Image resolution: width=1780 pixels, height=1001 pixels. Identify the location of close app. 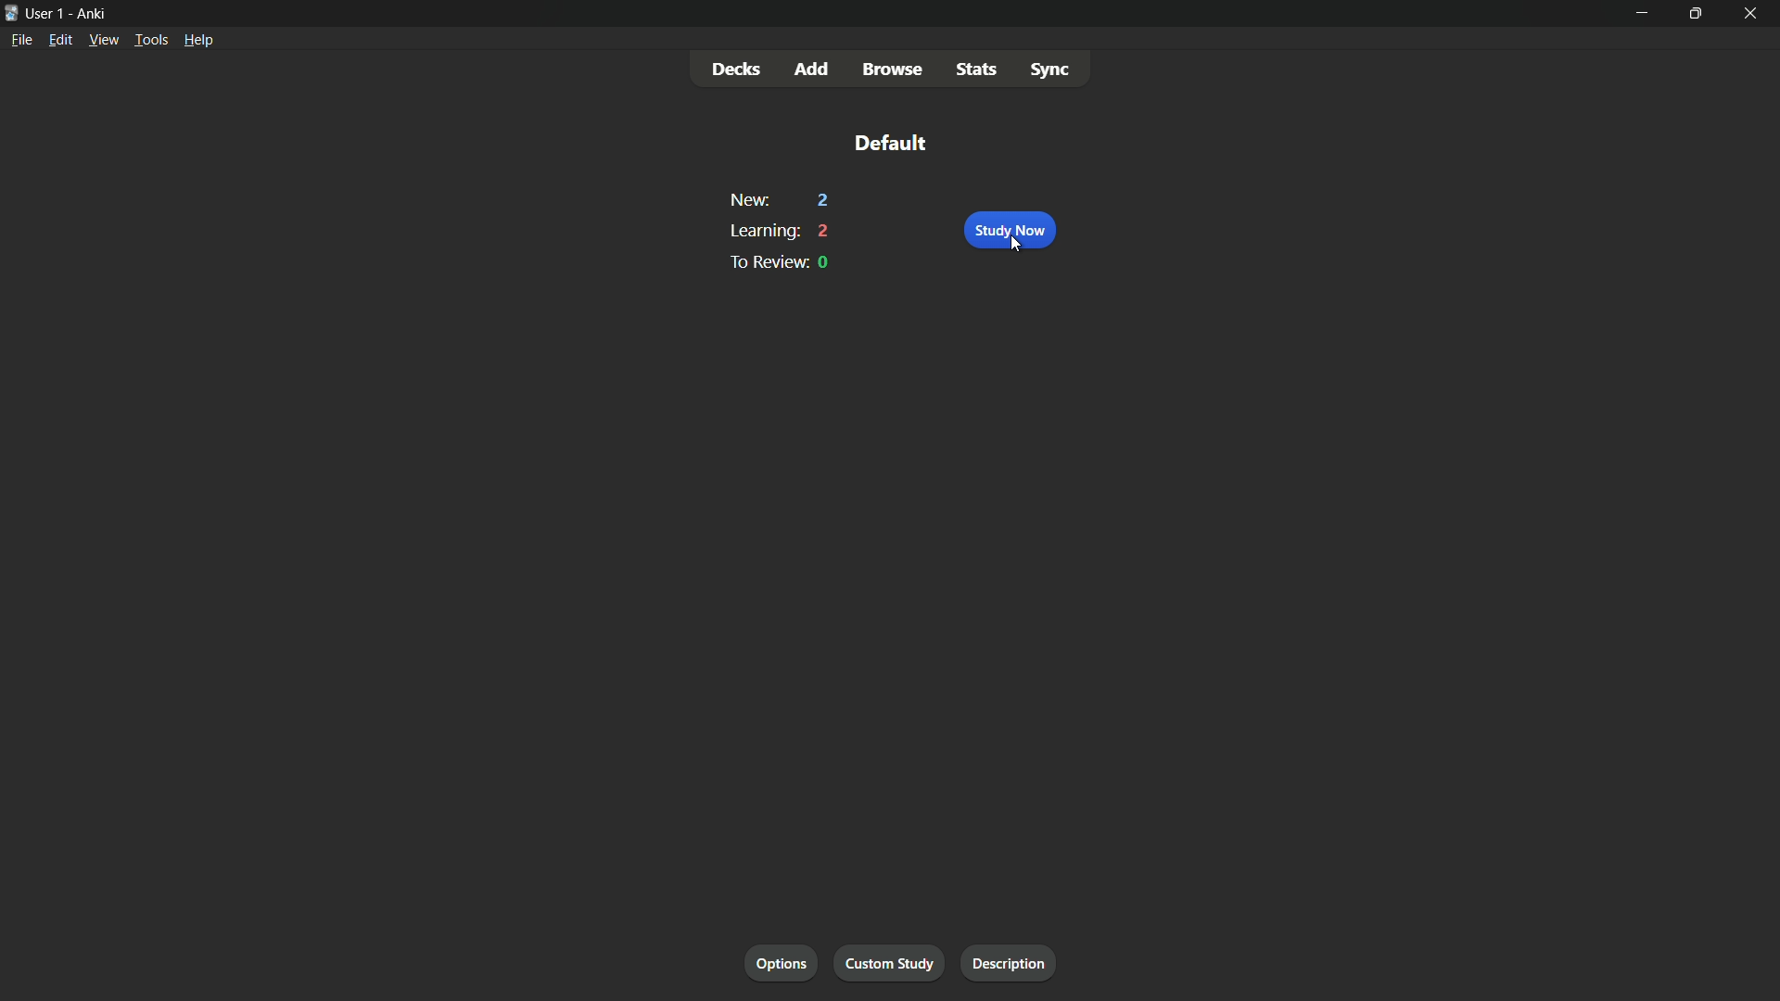
(1752, 14).